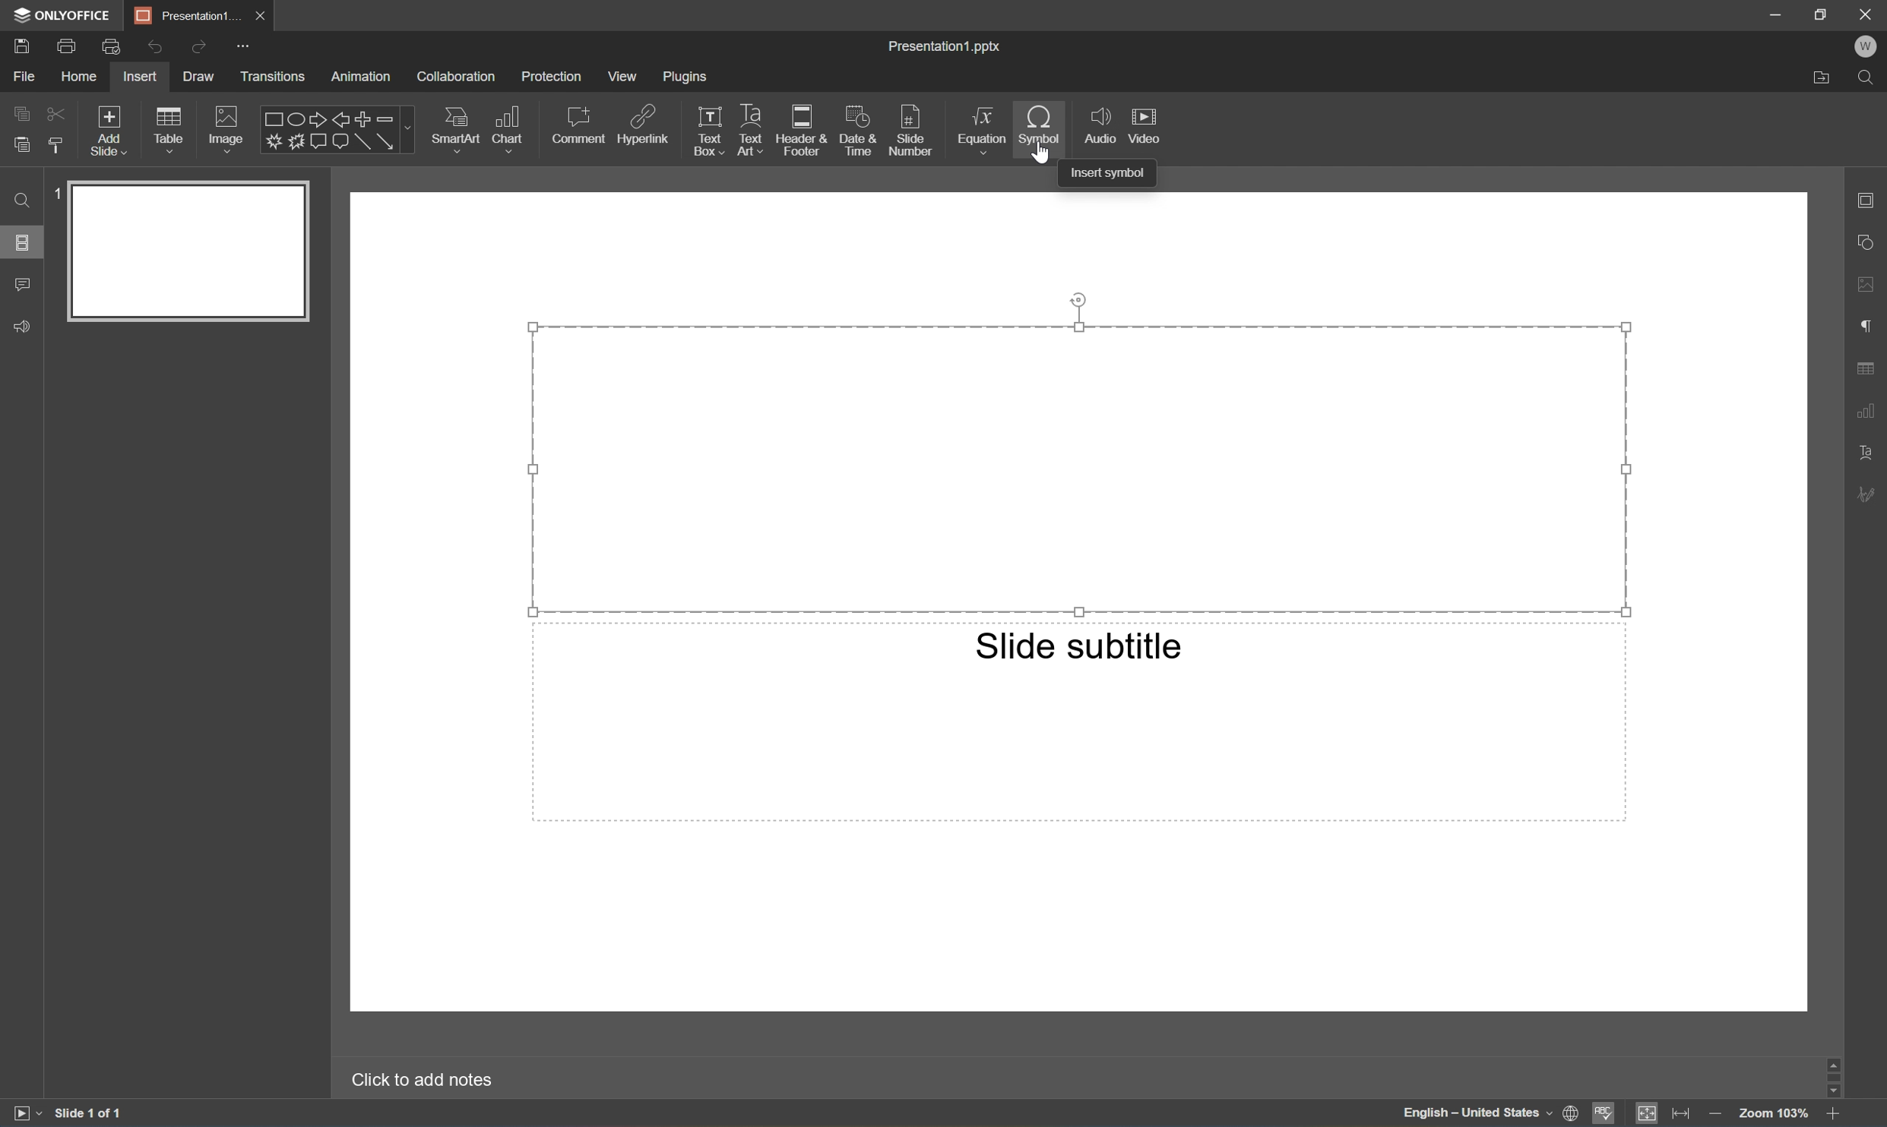  Describe the element at coordinates (184, 15) in the screenshot. I see `Presentation1...` at that location.